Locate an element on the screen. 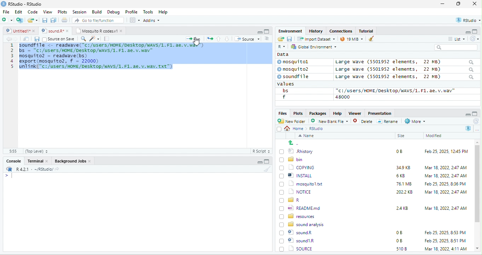 The image size is (482, 255). Files is located at coordinates (281, 113).